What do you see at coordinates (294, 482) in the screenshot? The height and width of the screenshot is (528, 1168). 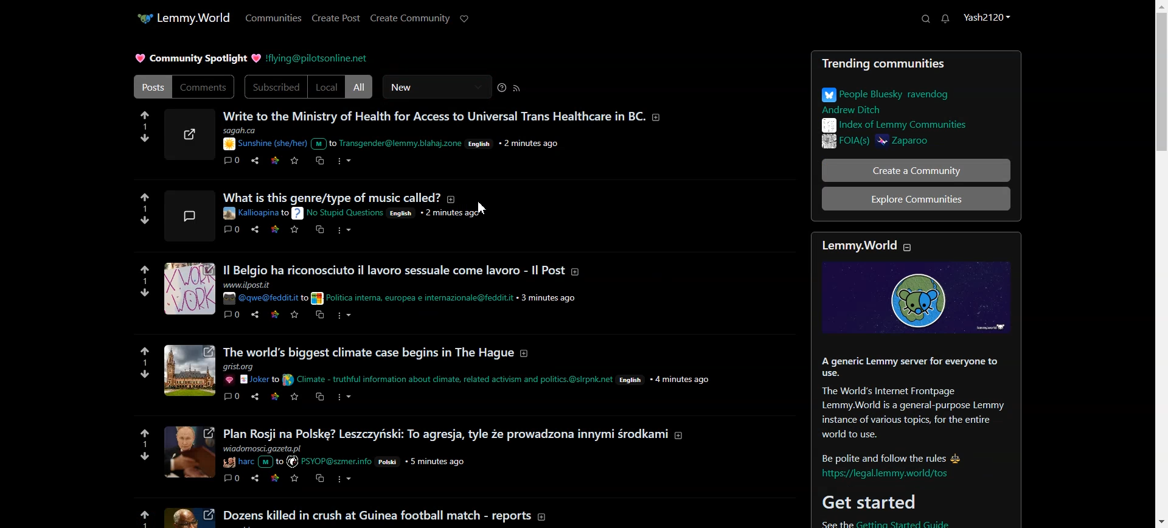 I see `save` at bounding box center [294, 482].